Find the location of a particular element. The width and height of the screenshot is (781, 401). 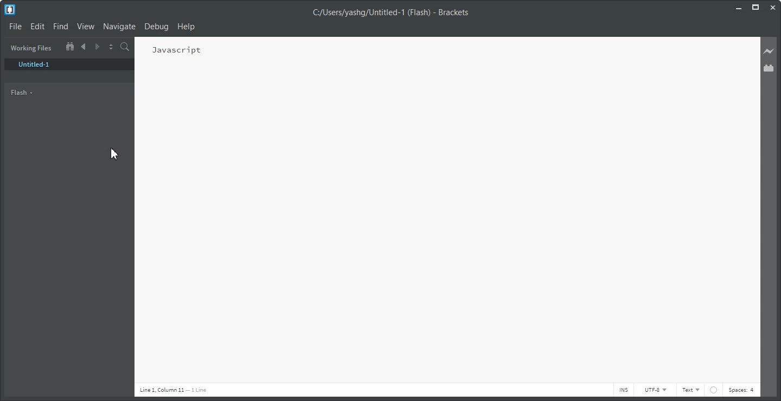

line 1 column 11 - 1 line is located at coordinates (176, 389).